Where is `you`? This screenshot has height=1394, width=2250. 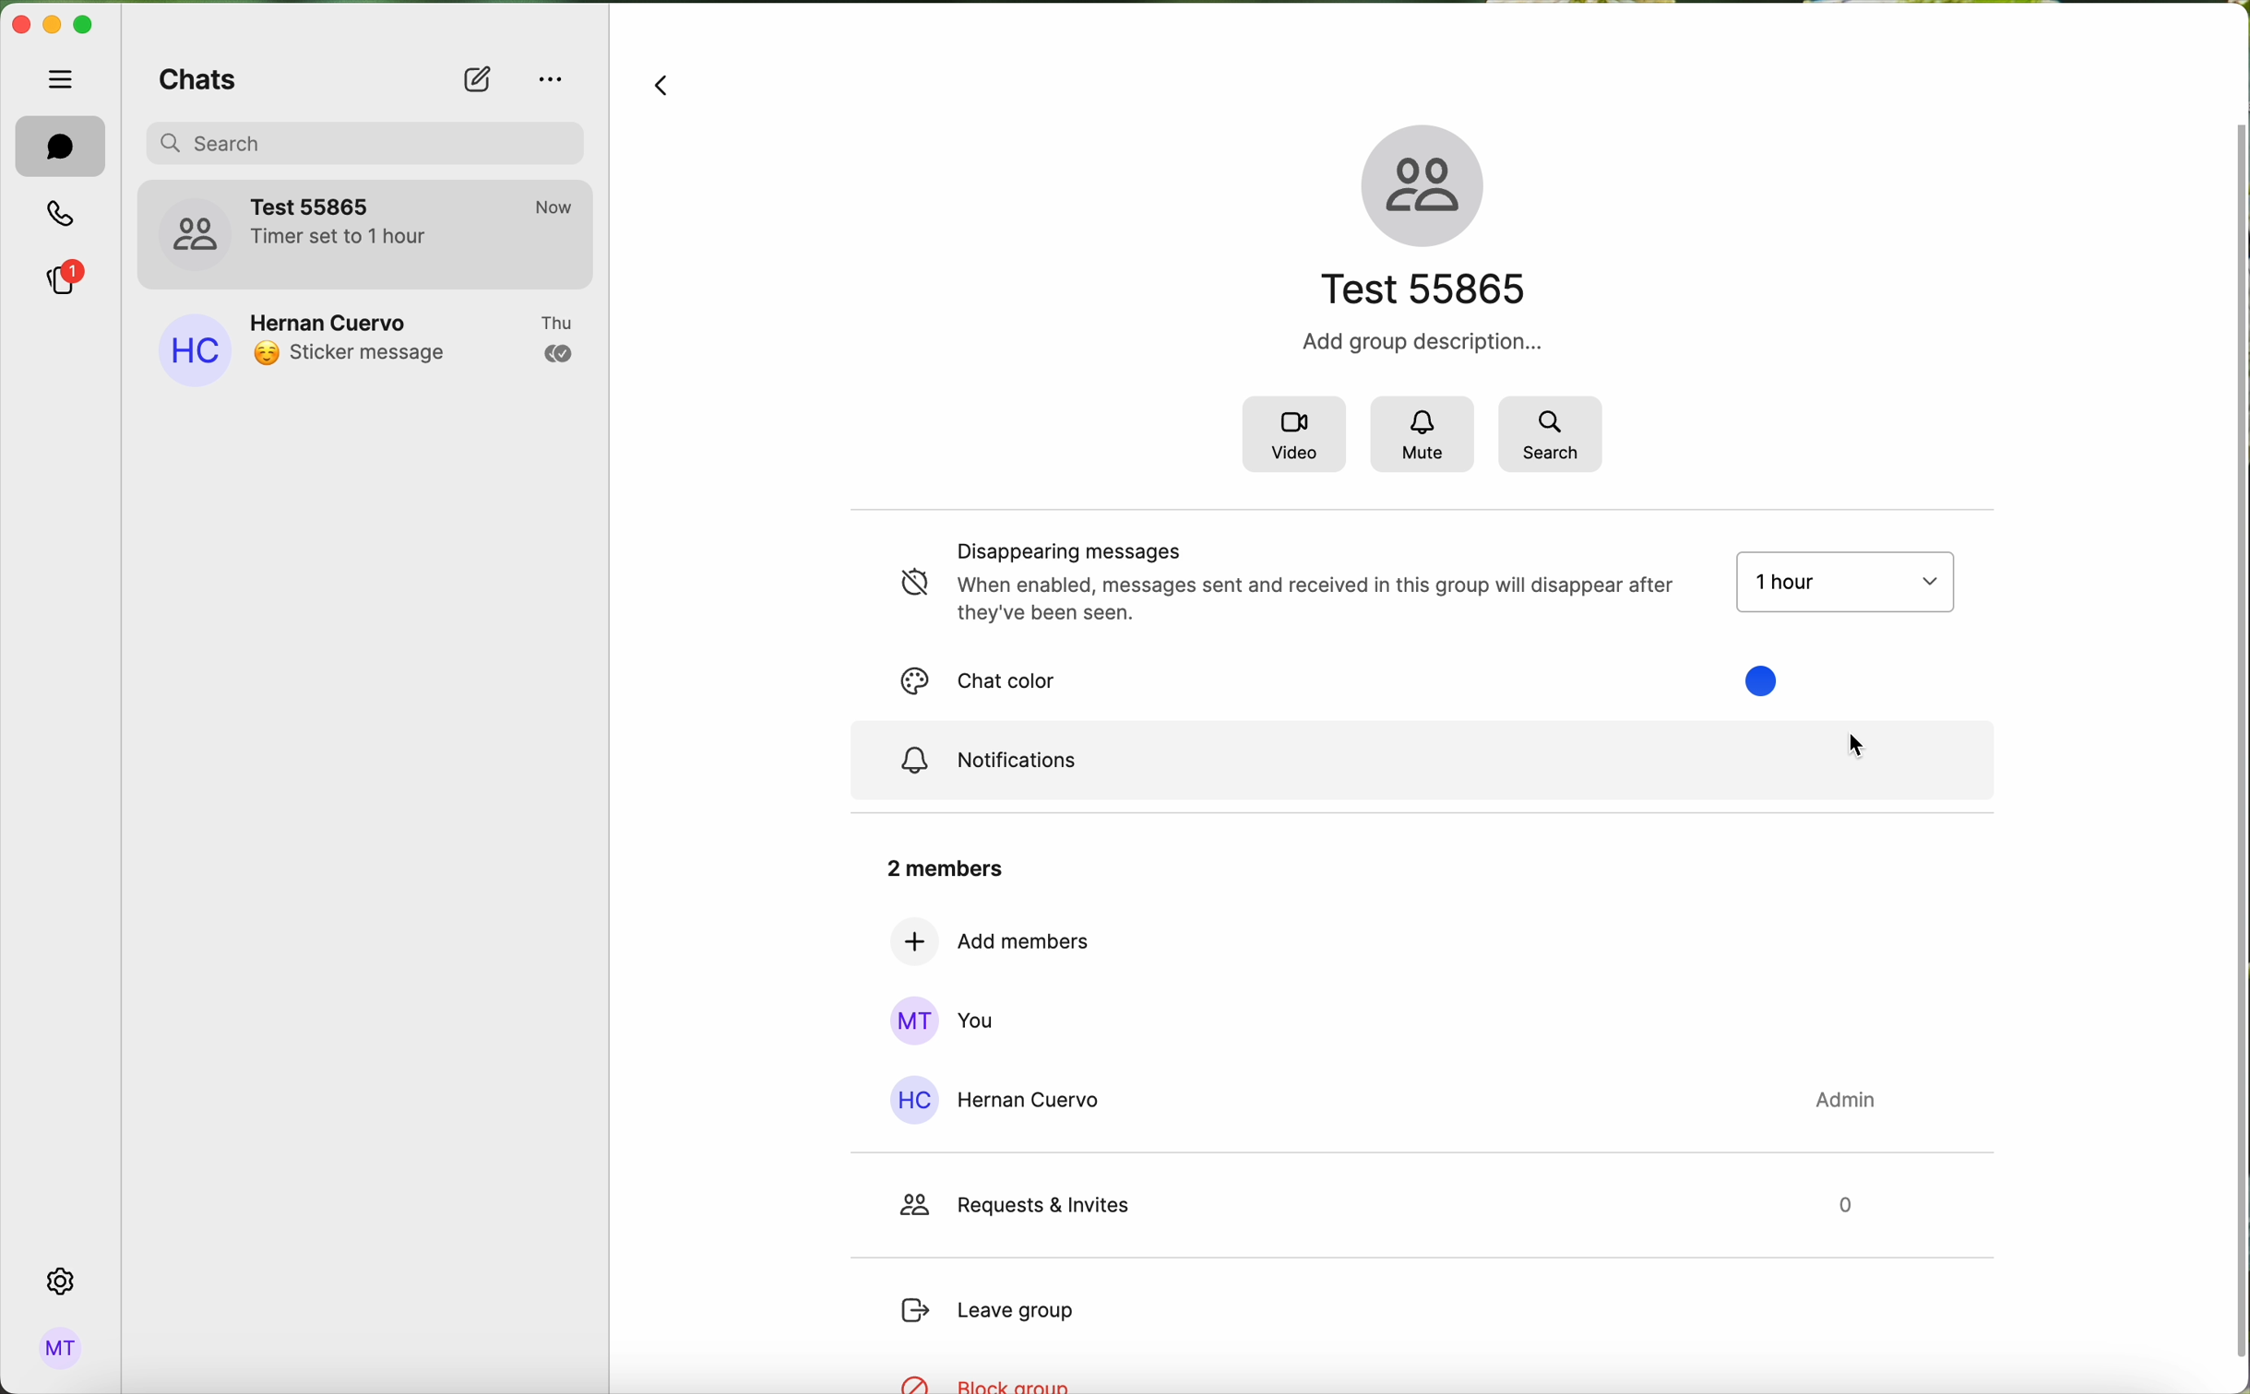
you is located at coordinates (942, 1021).